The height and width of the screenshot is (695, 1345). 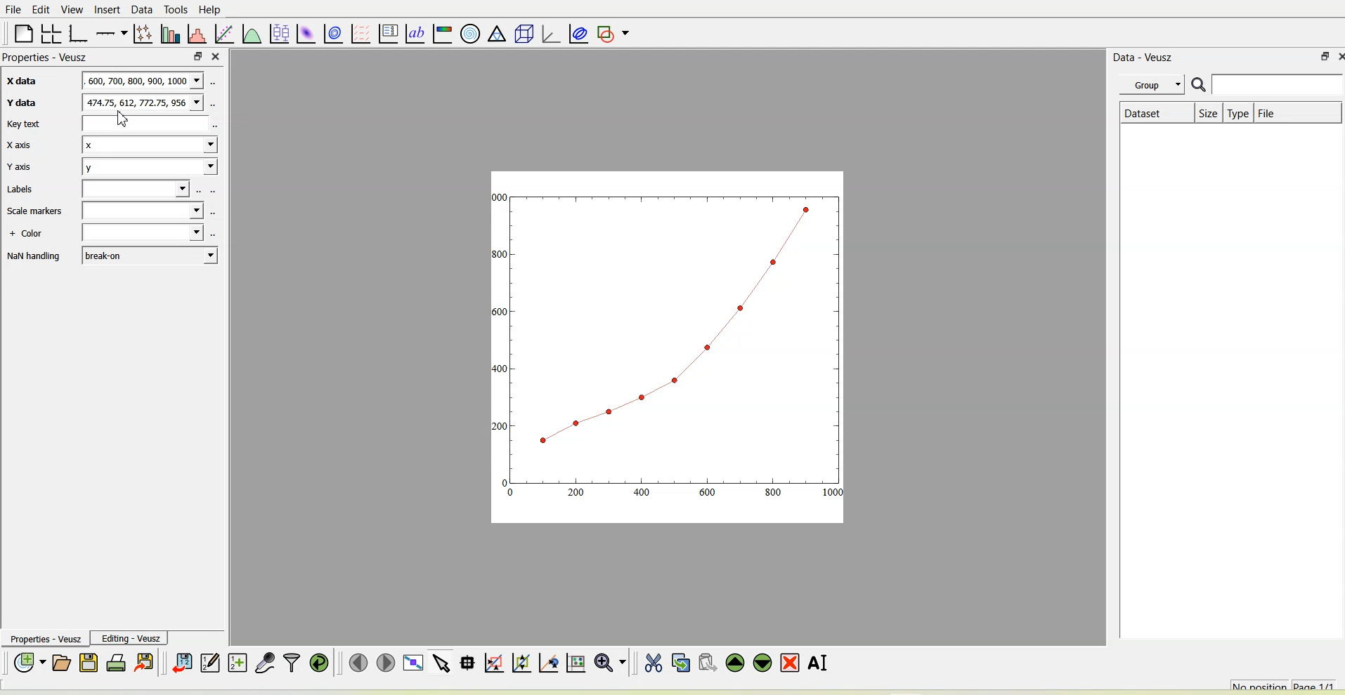 I want to click on Search bar, so click(x=1266, y=84).